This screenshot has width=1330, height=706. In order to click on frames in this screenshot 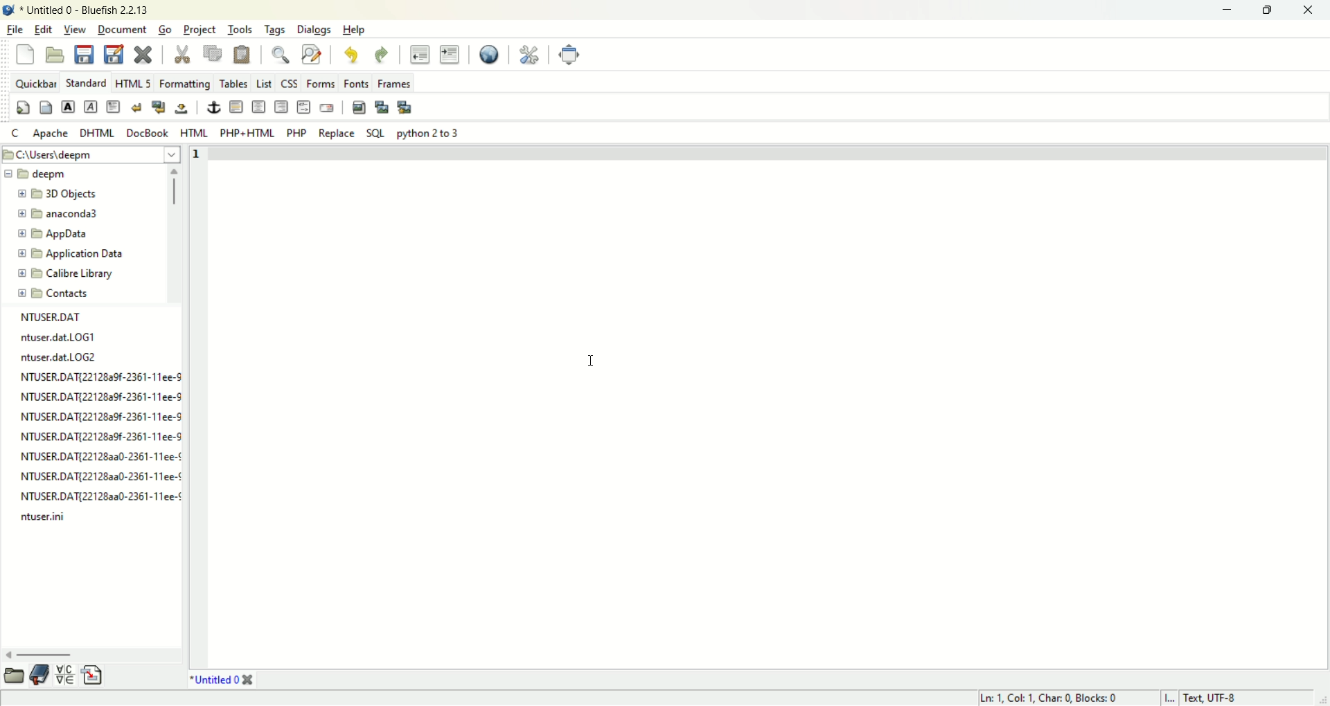, I will do `click(396, 84)`.